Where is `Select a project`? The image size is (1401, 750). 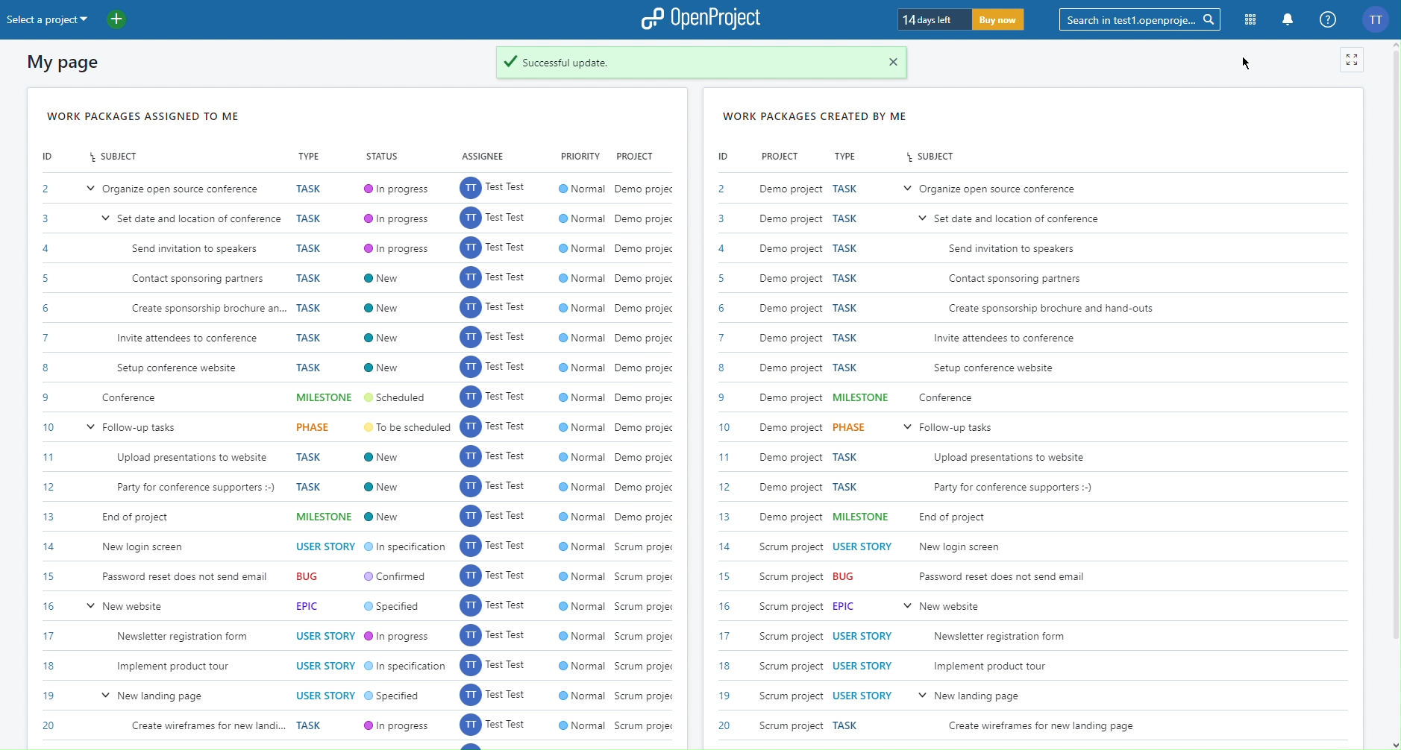 Select a project is located at coordinates (101, 21).